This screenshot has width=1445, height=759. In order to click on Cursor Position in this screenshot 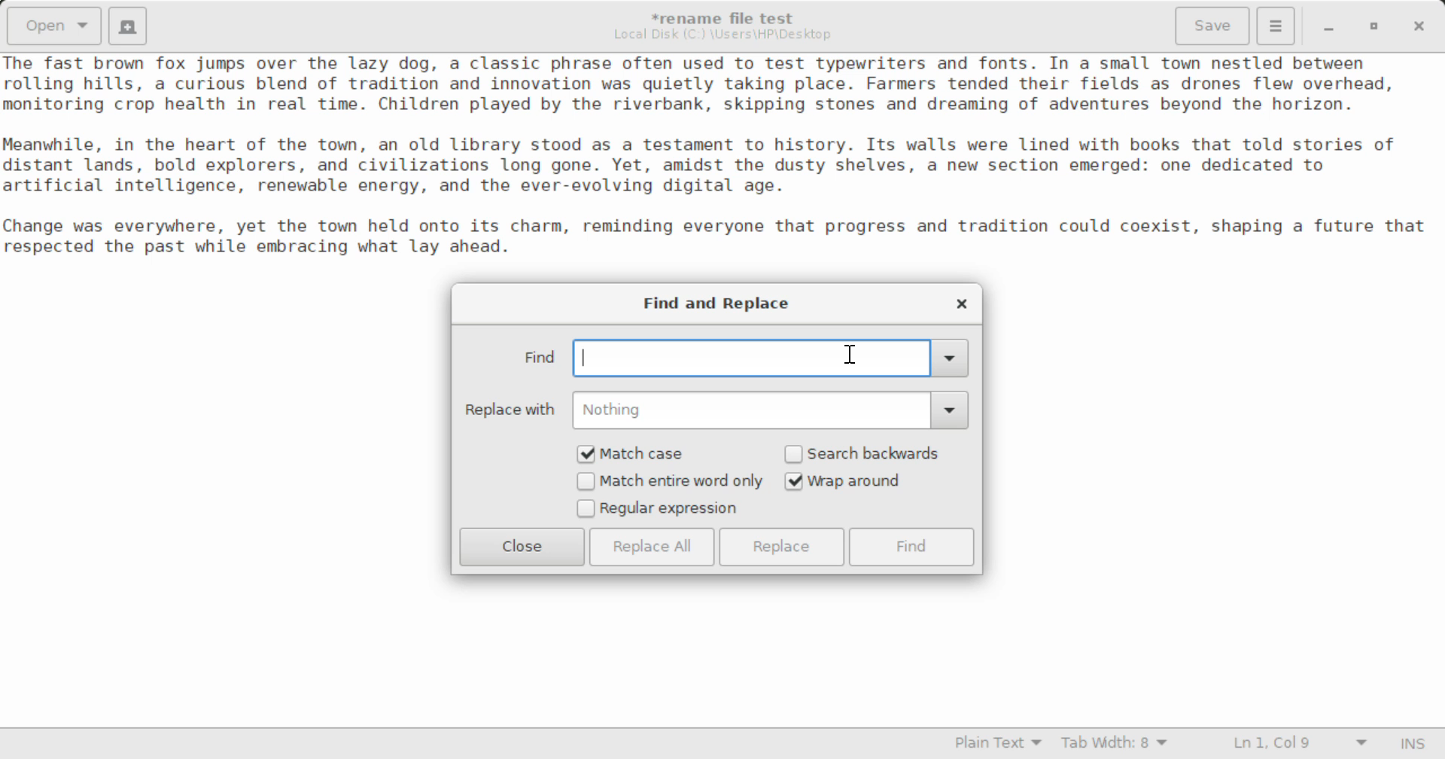, I will do `click(850, 353)`.